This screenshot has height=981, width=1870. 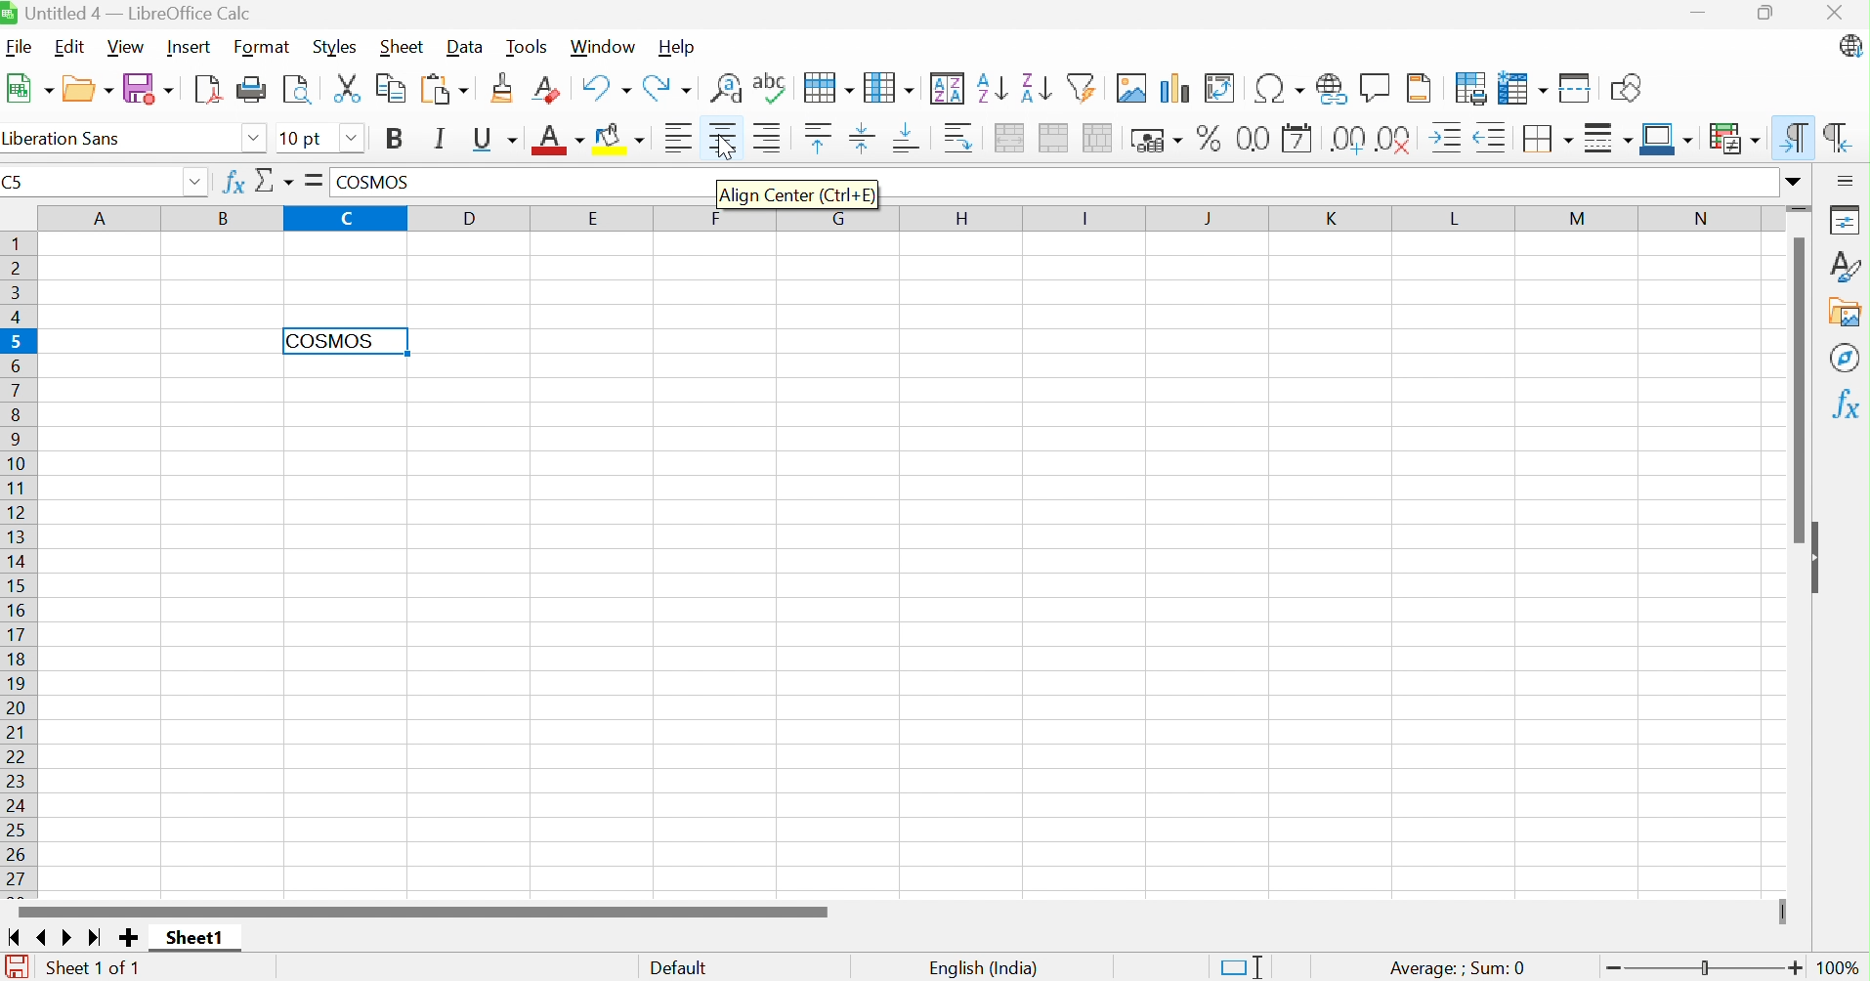 What do you see at coordinates (463, 47) in the screenshot?
I see `Data` at bounding box center [463, 47].